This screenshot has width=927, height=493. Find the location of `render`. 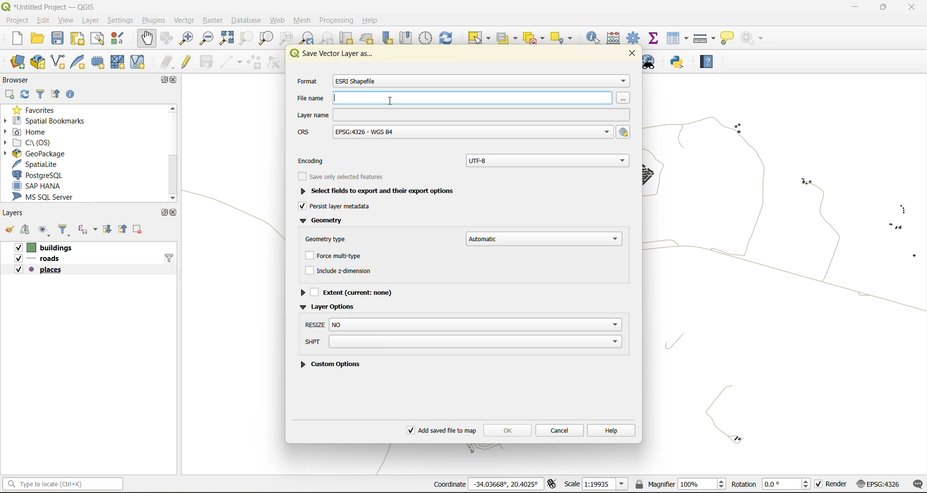

render is located at coordinates (832, 484).